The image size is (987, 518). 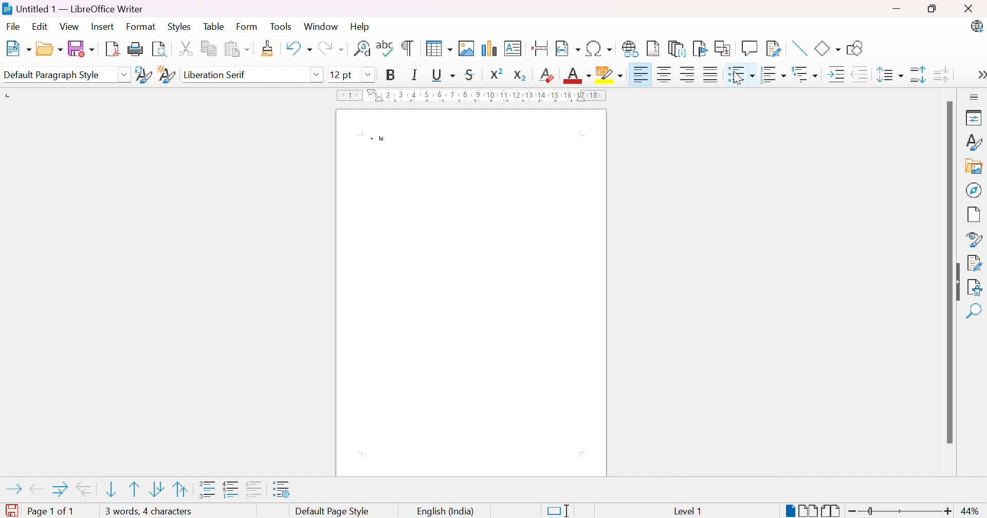 What do you see at coordinates (546, 77) in the screenshot?
I see `Clear direct formatting` at bounding box center [546, 77].